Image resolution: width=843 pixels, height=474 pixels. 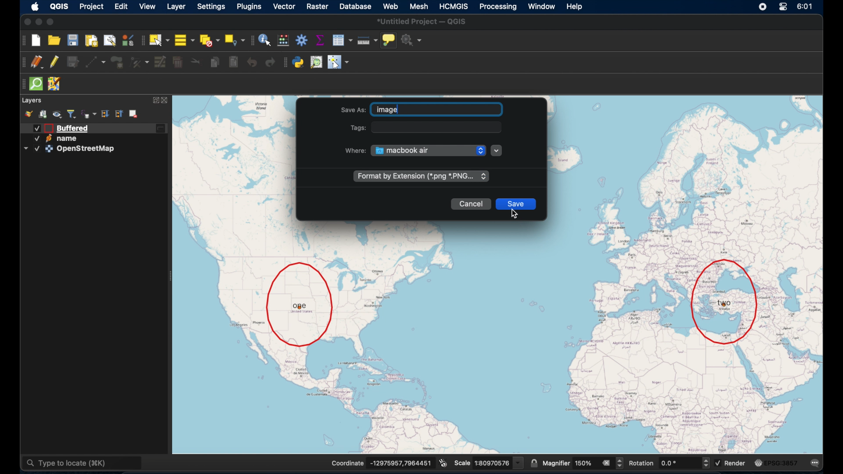 What do you see at coordinates (440, 127) in the screenshot?
I see `tags input field` at bounding box center [440, 127].